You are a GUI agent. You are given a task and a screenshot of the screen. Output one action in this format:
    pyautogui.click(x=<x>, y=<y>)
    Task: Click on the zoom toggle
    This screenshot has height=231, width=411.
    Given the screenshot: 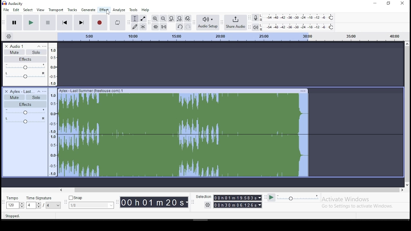 What is the action you would take?
    pyautogui.click(x=188, y=18)
    